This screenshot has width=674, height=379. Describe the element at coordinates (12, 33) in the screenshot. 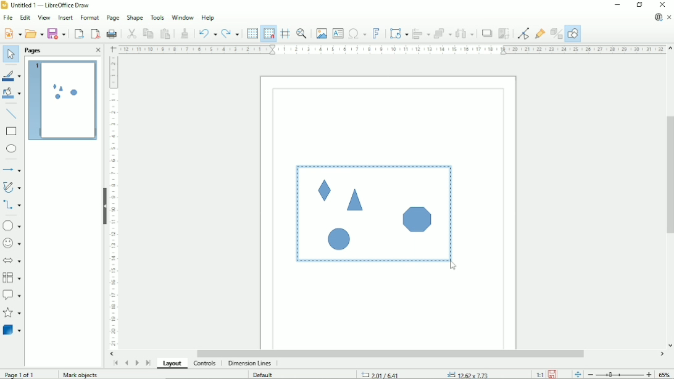

I see `New` at that location.